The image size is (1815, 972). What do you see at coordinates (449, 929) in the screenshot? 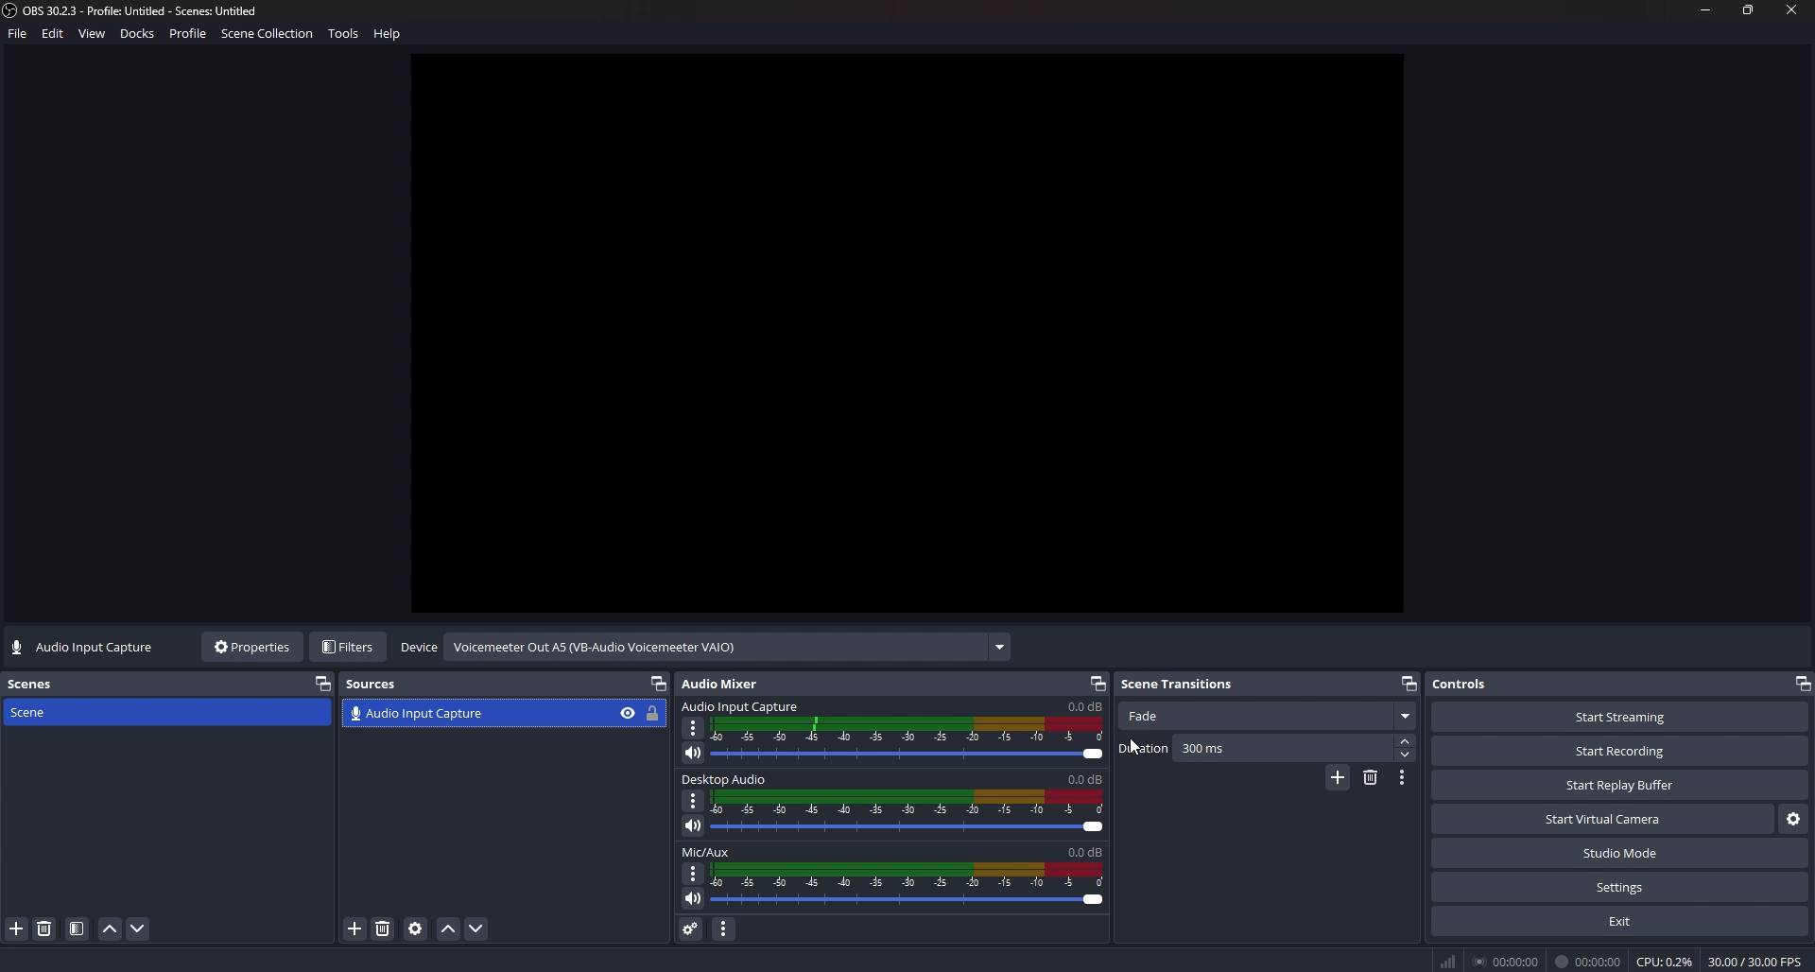
I see `move source up` at bounding box center [449, 929].